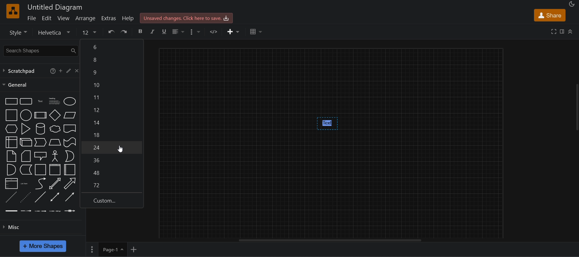 This screenshot has width=579, height=257. What do you see at coordinates (90, 32) in the screenshot?
I see `font size` at bounding box center [90, 32].